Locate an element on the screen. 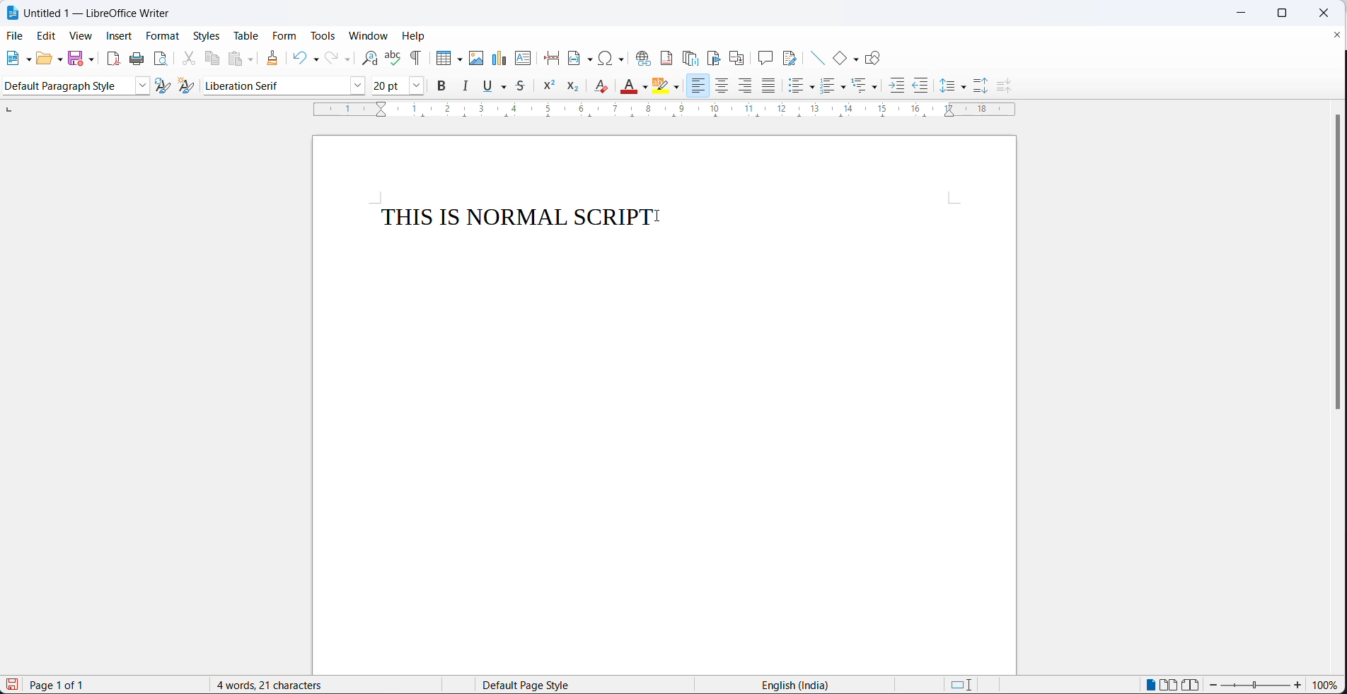  word and character count is located at coordinates (277, 685).